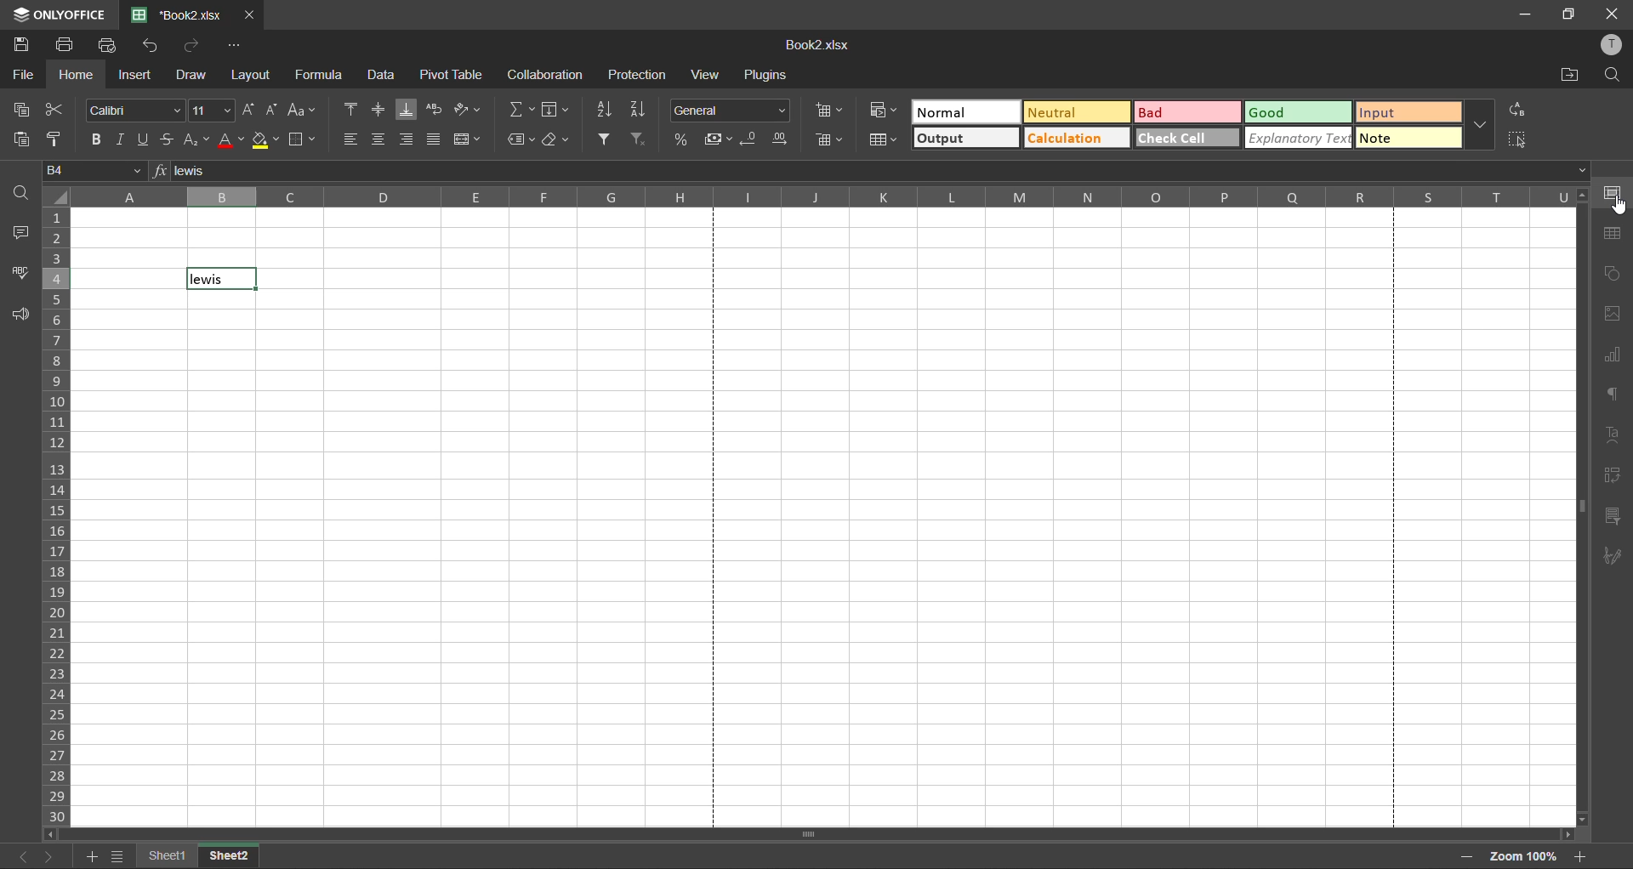  I want to click on align middle, so click(378, 111).